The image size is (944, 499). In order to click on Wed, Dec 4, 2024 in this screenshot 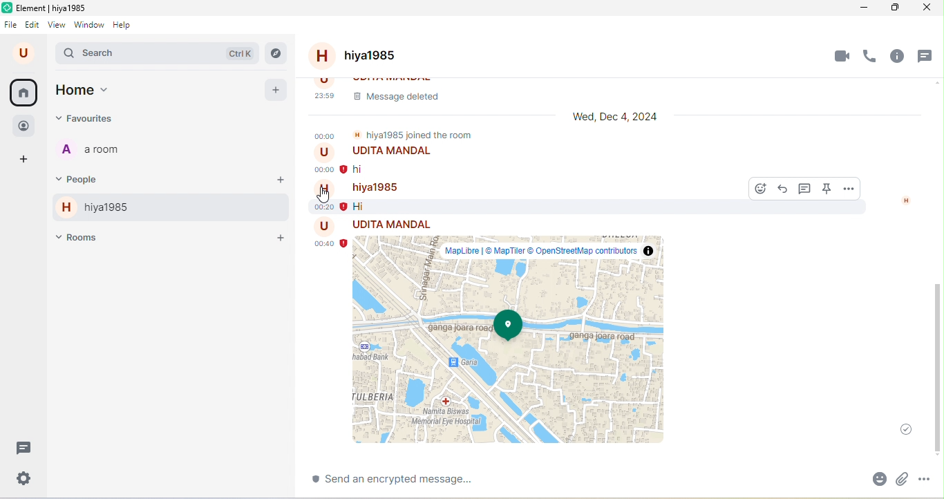, I will do `click(607, 118)`.